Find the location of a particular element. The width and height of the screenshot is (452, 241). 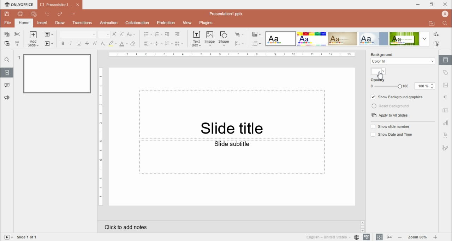

undo is located at coordinates (48, 14).